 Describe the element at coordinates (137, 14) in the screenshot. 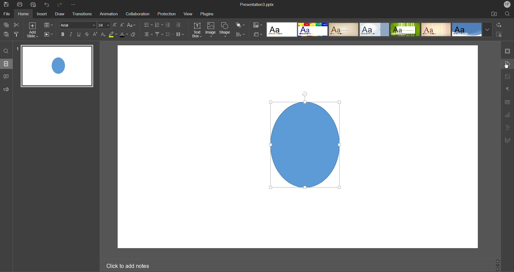

I see `Collaboration` at that location.